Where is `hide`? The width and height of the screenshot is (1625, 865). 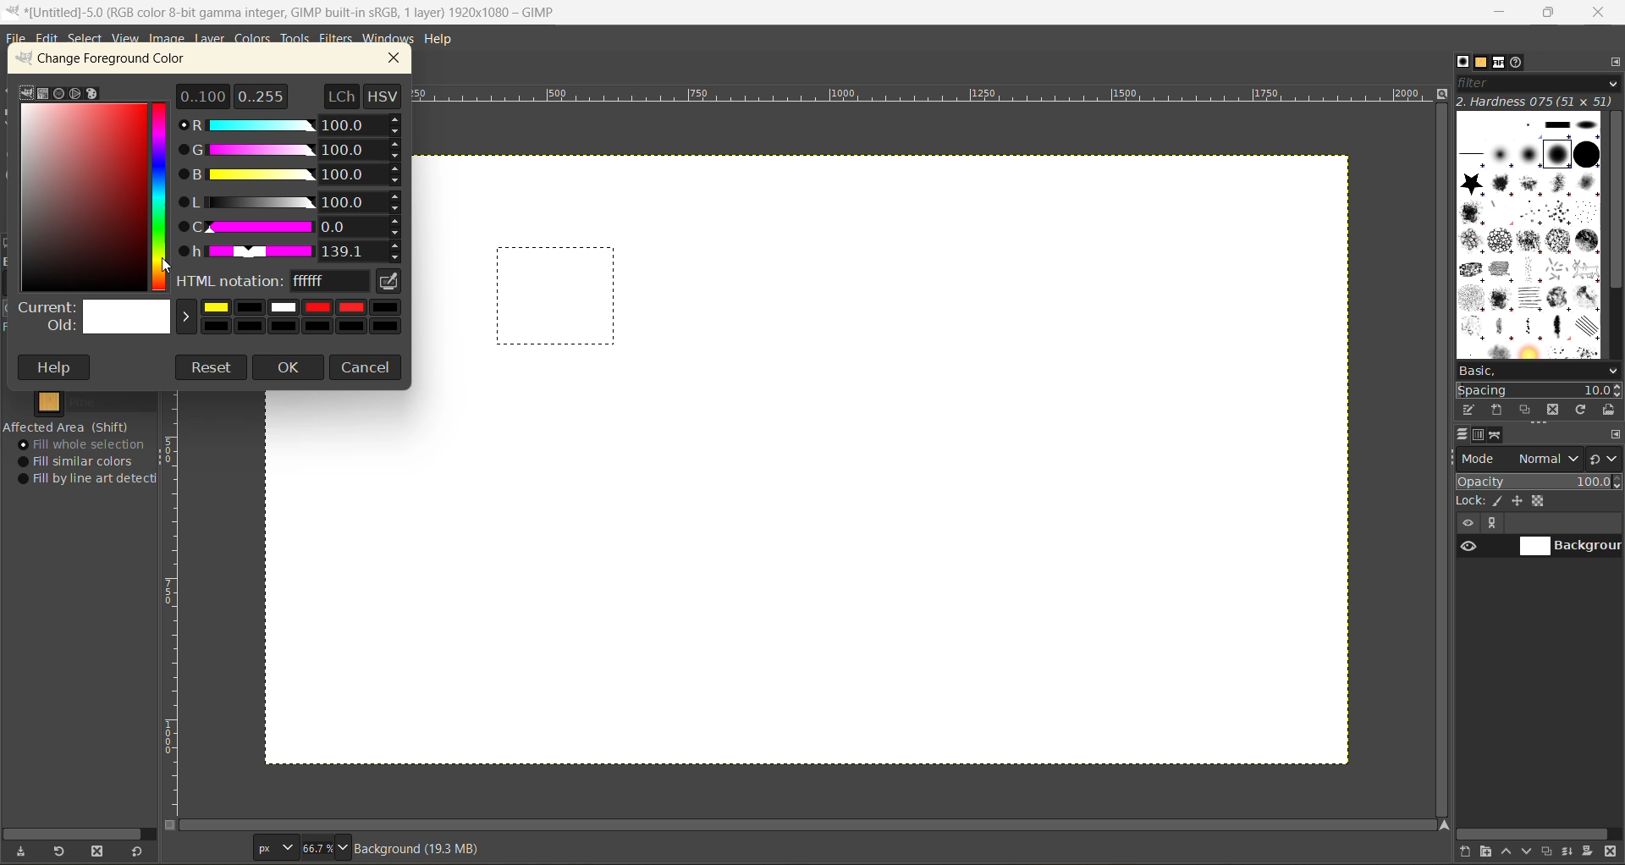 hide is located at coordinates (1467, 524).